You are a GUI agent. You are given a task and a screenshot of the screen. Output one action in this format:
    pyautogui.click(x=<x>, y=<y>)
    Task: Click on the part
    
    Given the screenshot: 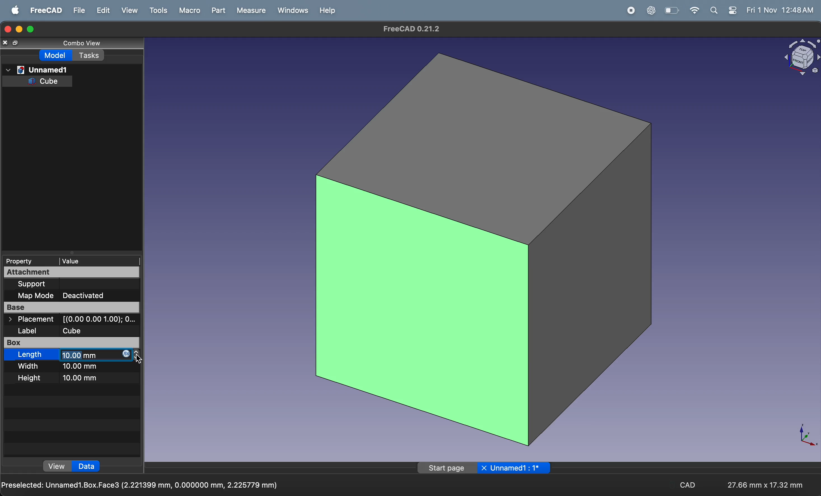 What is the action you would take?
    pyautogui.click(x=215, y=10)
    